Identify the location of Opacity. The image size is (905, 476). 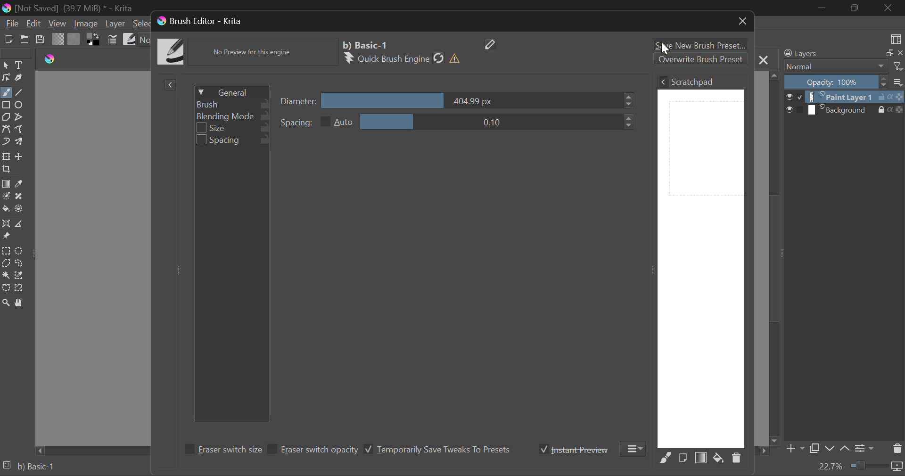
(844, 82).